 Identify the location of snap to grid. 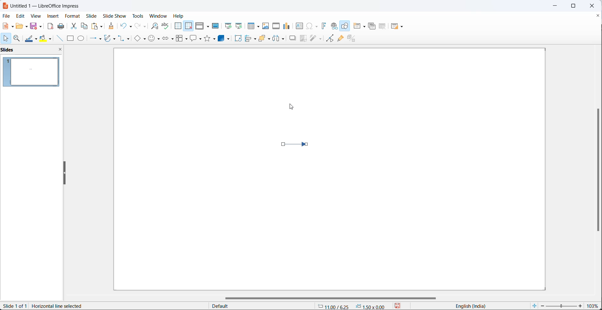
(188, 26).